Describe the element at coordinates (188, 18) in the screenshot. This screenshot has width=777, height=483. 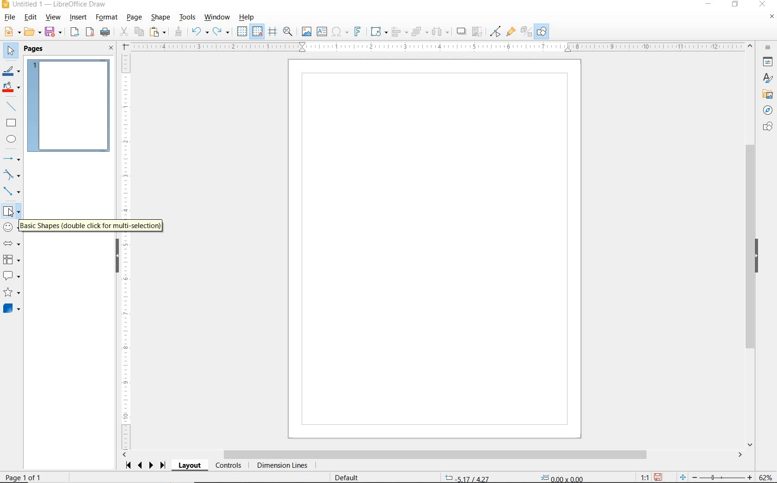
I see `TOOLS` at that location.